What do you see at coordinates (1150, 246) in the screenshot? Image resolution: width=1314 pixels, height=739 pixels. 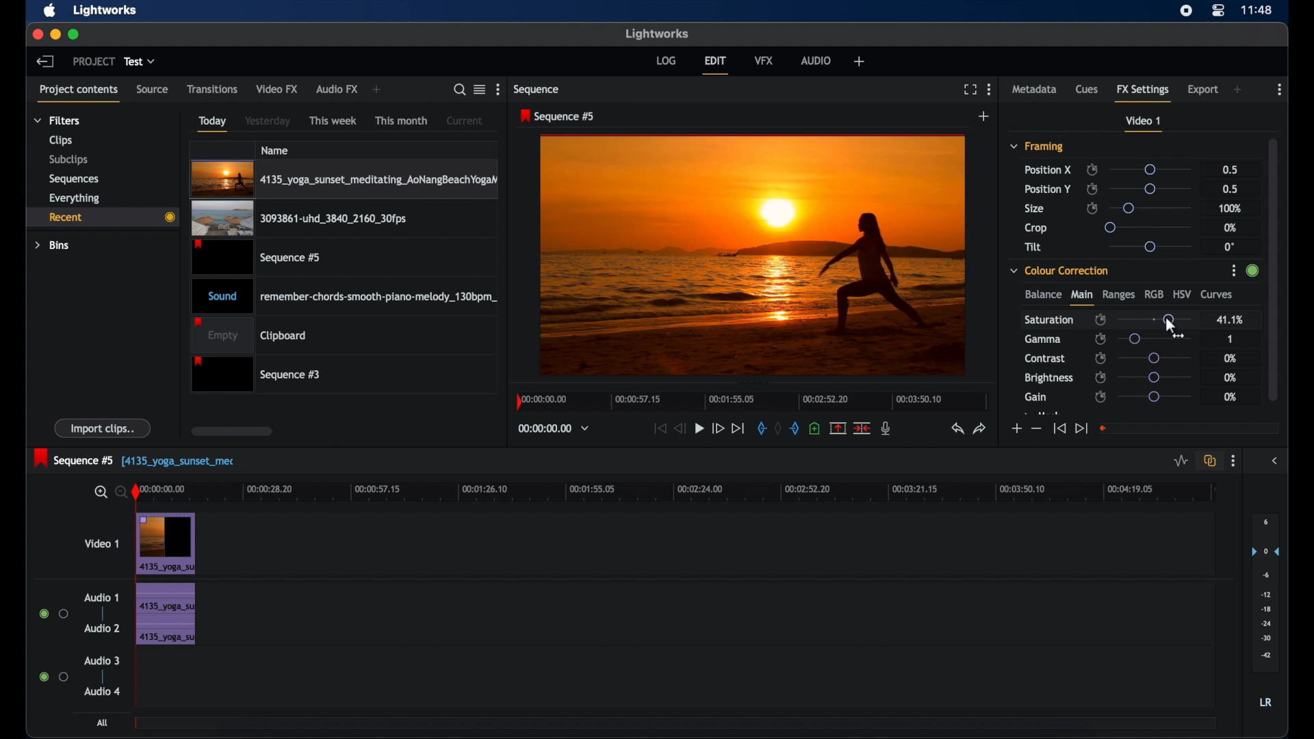 I see `slider` at bounding box center [1150, 246].